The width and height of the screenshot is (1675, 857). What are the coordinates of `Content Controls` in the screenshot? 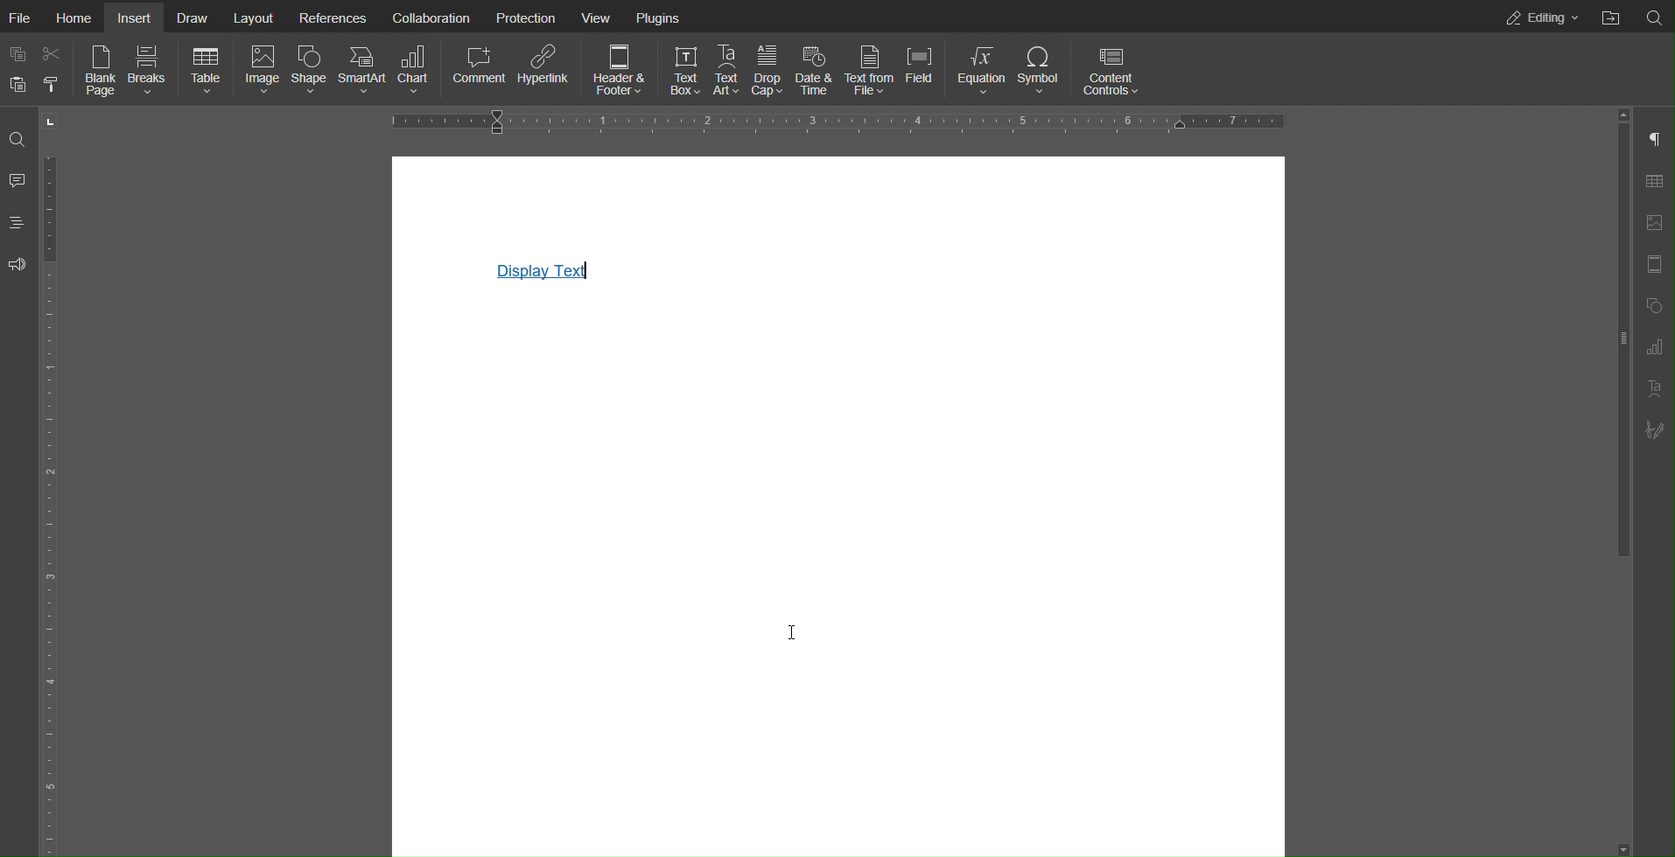 It's located at (1115, 70).